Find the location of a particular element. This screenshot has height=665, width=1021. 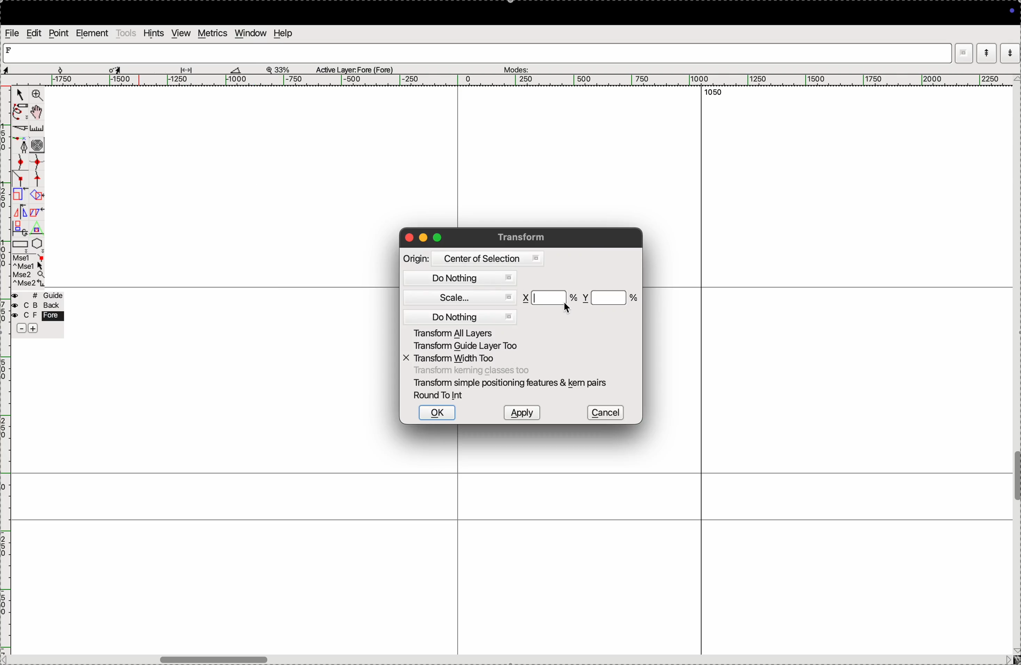

cursor is located at coordinates (567, 308).